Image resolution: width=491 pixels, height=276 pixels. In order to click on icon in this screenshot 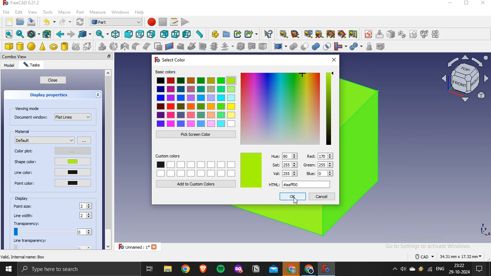, I will do `click(402, 34)`.